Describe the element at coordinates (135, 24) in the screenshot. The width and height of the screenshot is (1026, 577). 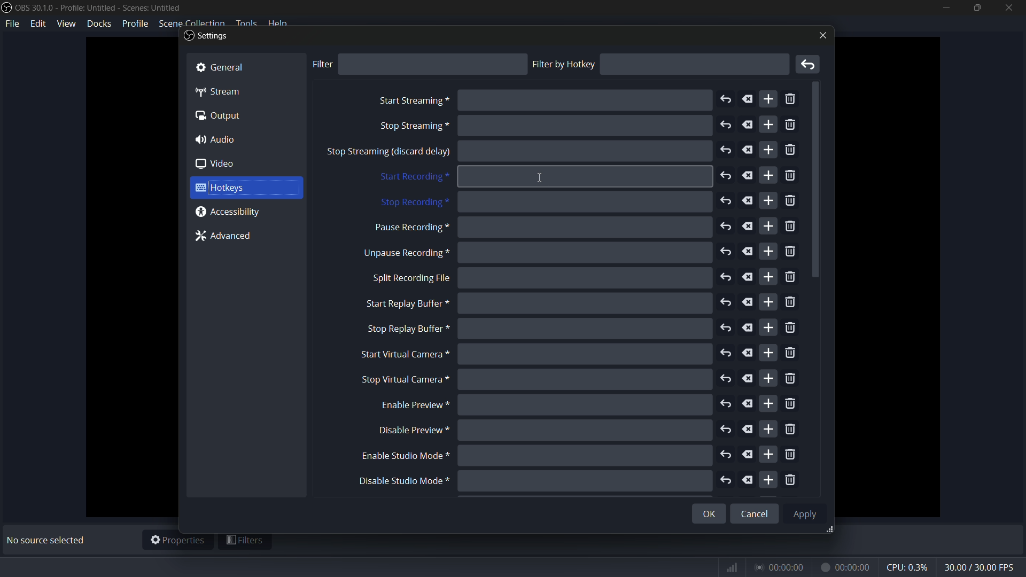
I see `profile menu` at that location.